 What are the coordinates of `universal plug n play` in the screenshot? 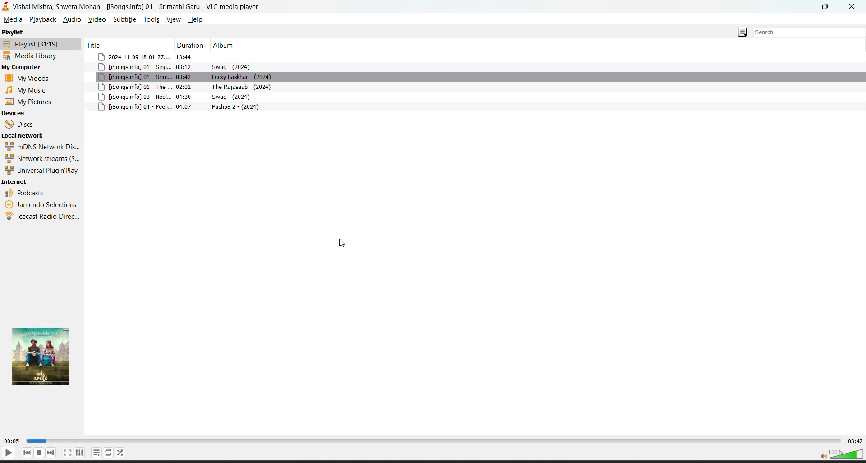 It's located at (42, 170).